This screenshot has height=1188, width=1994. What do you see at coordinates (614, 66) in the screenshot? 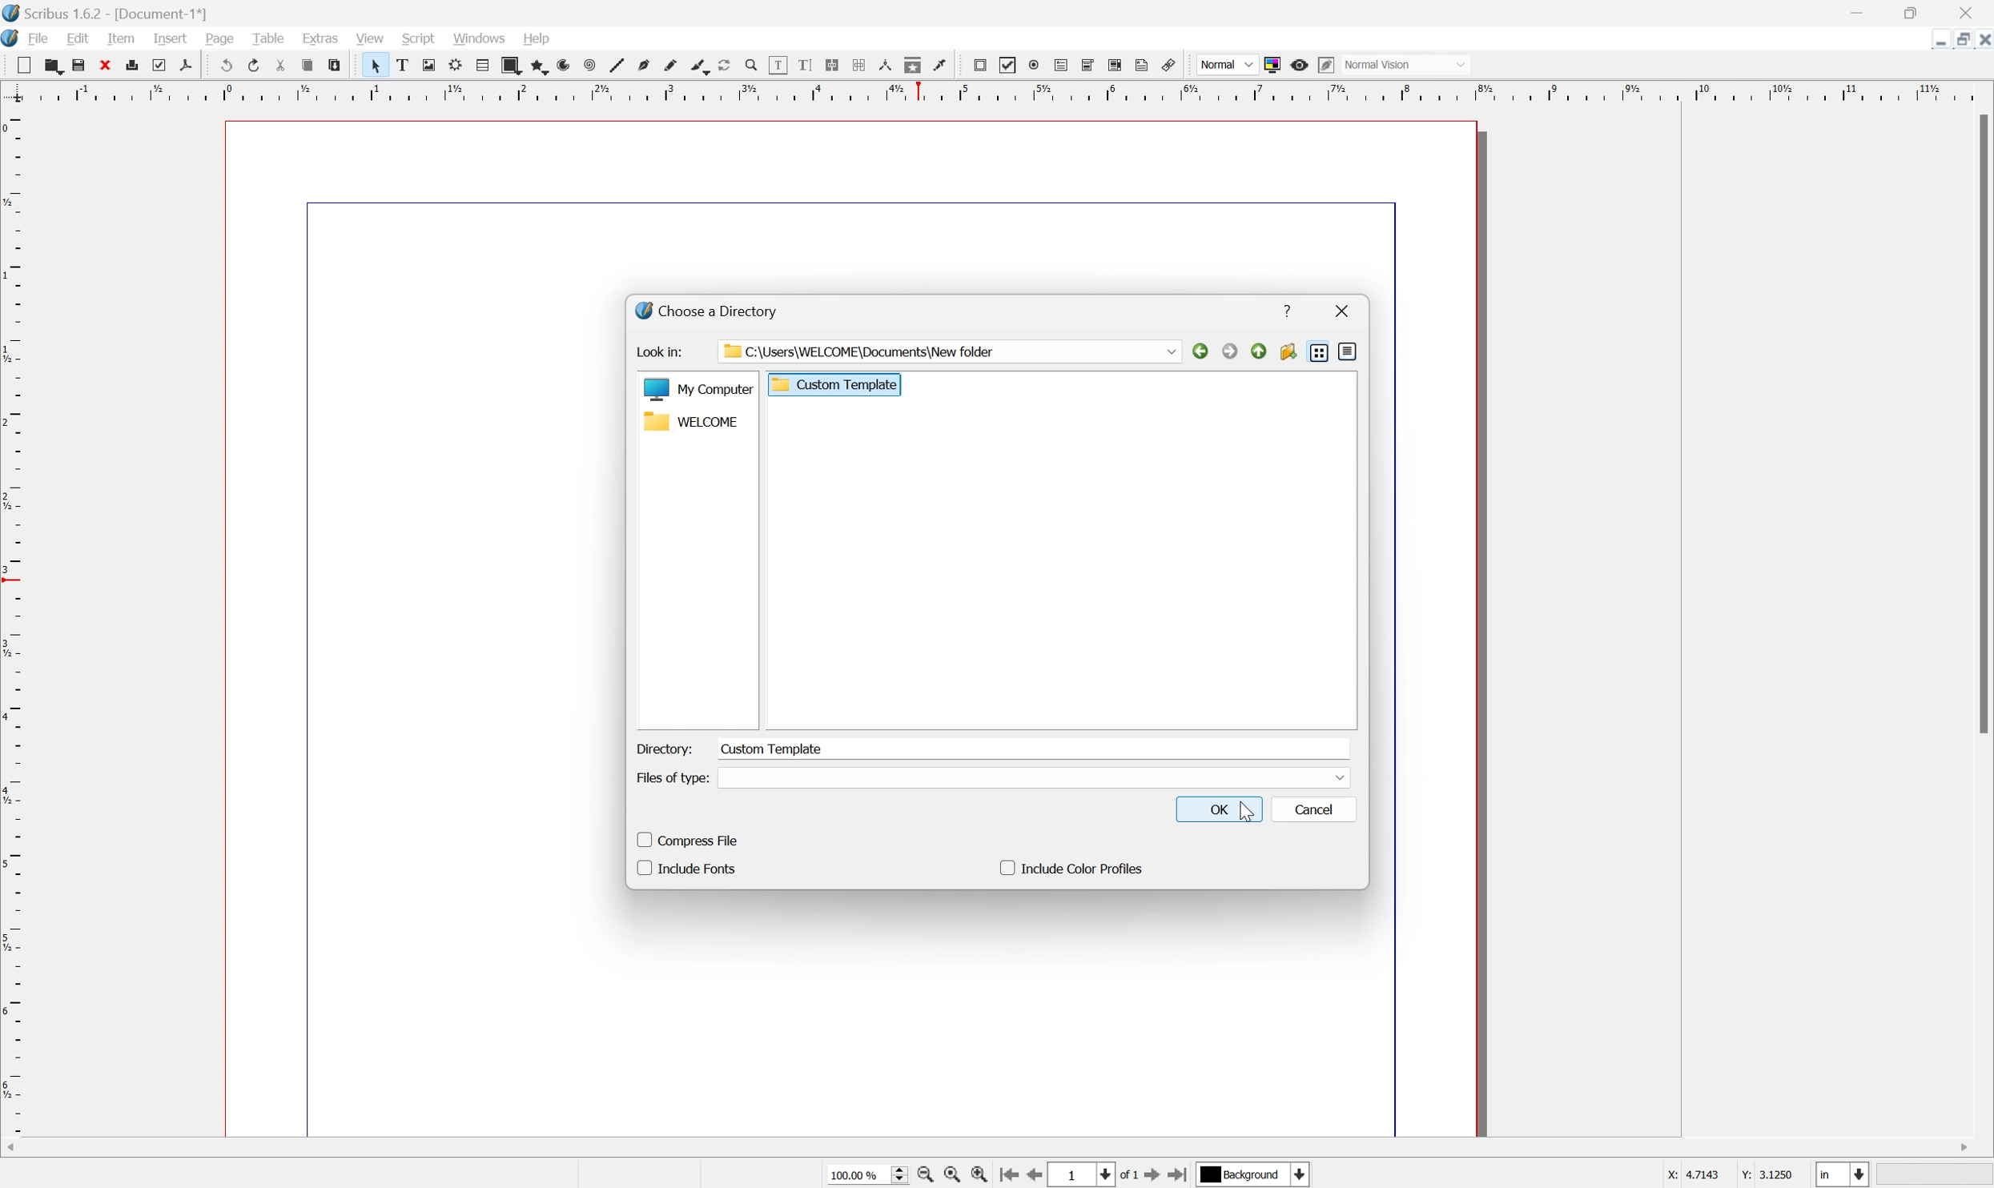
I see `line` at bounding box center [614, 66].